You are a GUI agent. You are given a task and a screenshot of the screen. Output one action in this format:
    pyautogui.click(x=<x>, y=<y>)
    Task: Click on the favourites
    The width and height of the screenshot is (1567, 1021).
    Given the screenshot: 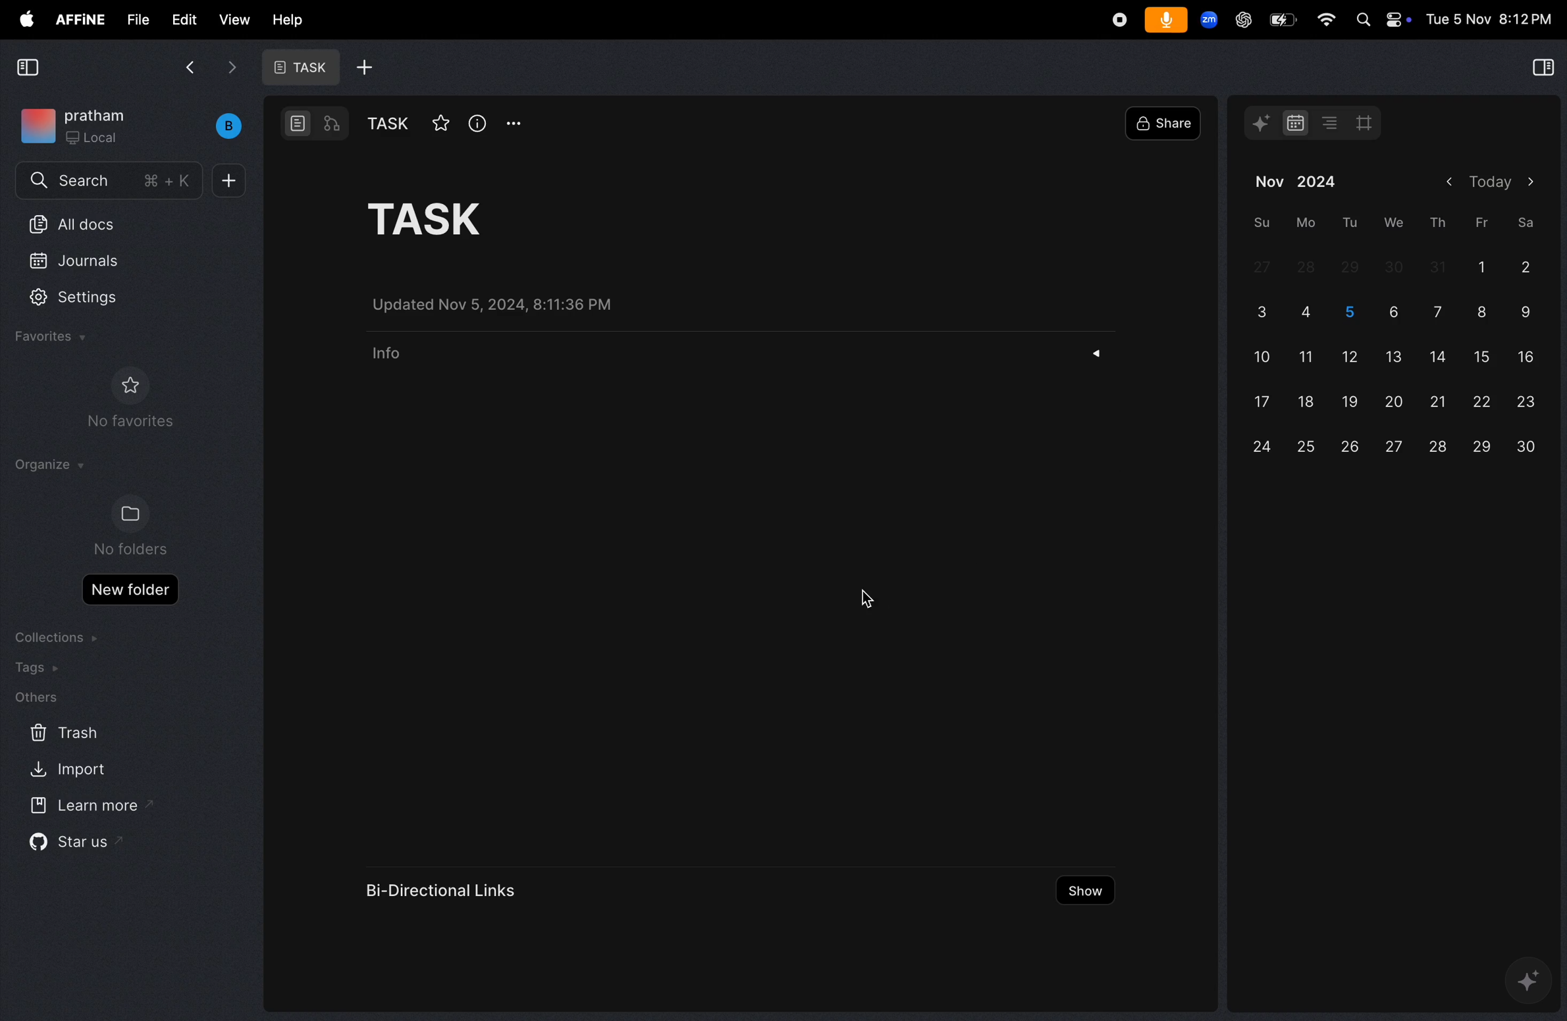 What is the action you would take?
    pyautogui.click(x=55, y=338)
    